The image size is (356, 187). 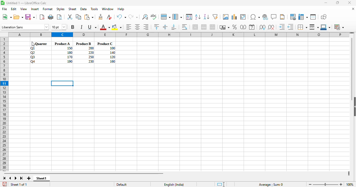 I want to click on 200, so click(x=91, y=48).